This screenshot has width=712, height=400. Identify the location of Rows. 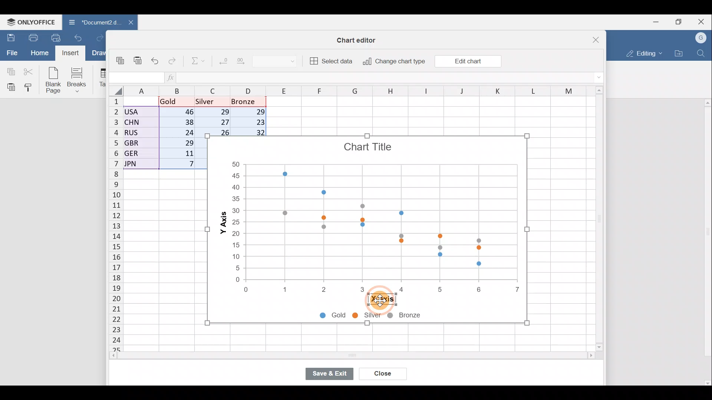
(111, 224).